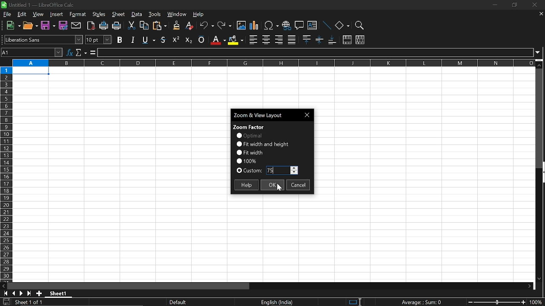 The width and height of the screenshot is (545, 306). What do you see at coordinates (326, 26) in the screenshot?
I see `line ` at bounding box center [326, 26].